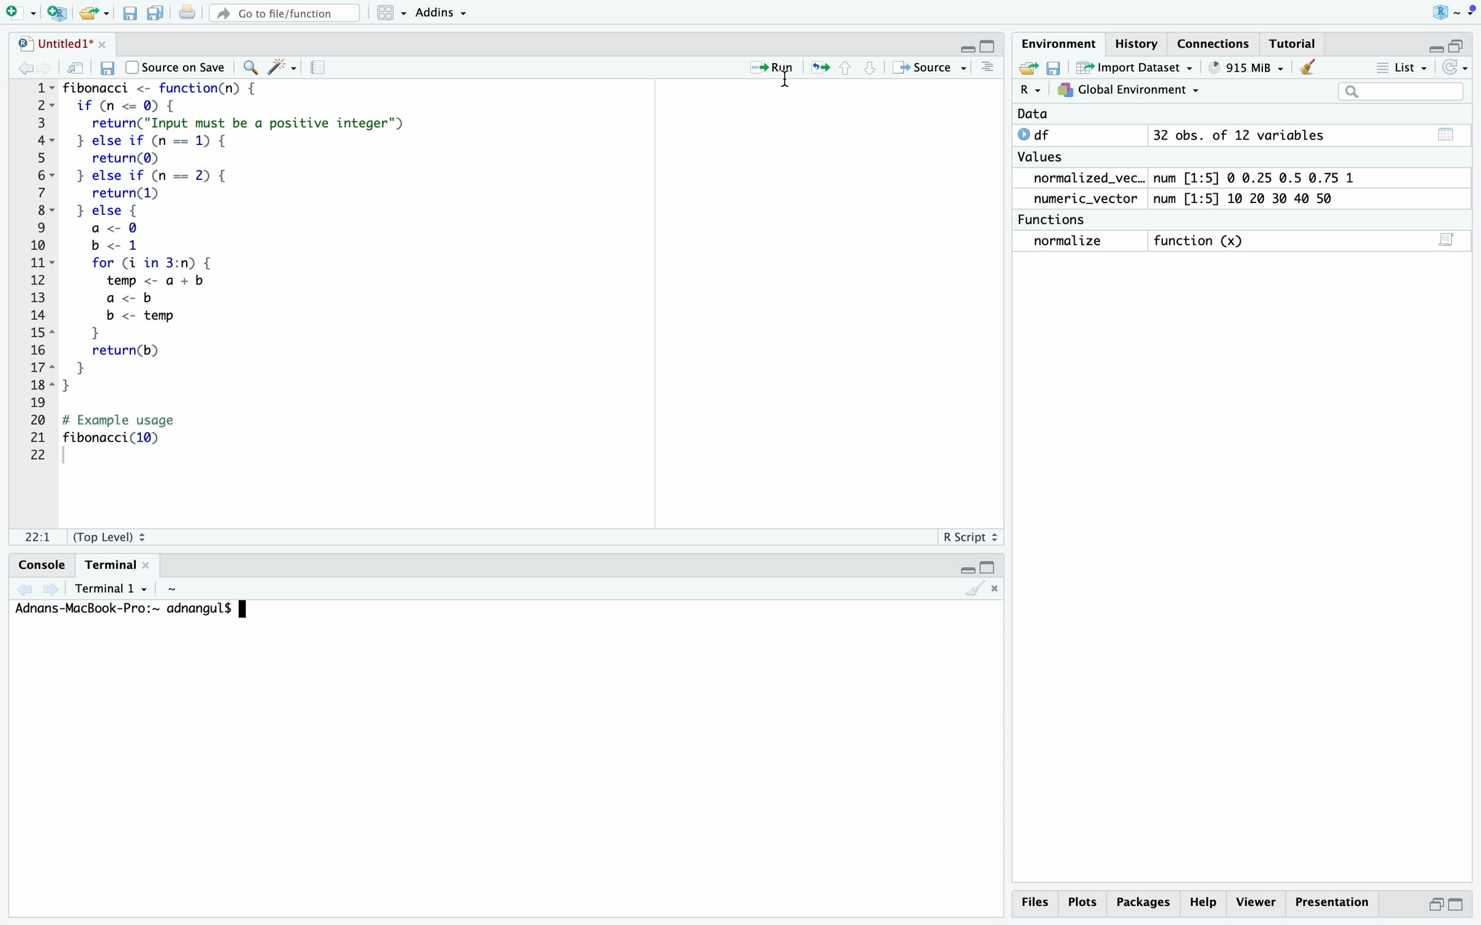 The height and width of the screenshot is (925, 1481). What do you see at coordinates (1043, 157) in the screenshot?
I see `values` at bounding box center [1043, 157].